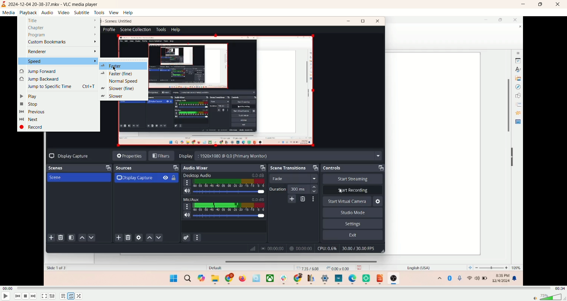 The height and width of the screenshot is (301, 567). What do you see at coordinates (55, 4) in the screenshot?
I see `2024-12-04 20-38-37.mkv - VLC media player` at bounding box center [55, 4].